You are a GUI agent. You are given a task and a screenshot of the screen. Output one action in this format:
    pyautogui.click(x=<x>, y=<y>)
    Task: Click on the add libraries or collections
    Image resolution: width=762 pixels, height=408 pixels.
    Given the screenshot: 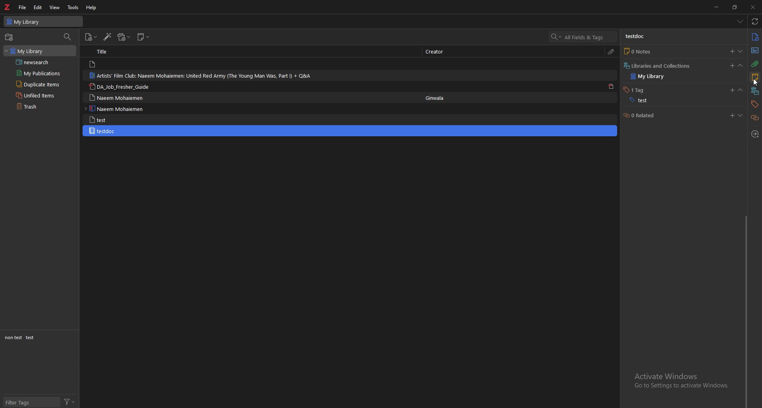 What is the action you would take?
    pyautogui.click(x=731, y=66)
    